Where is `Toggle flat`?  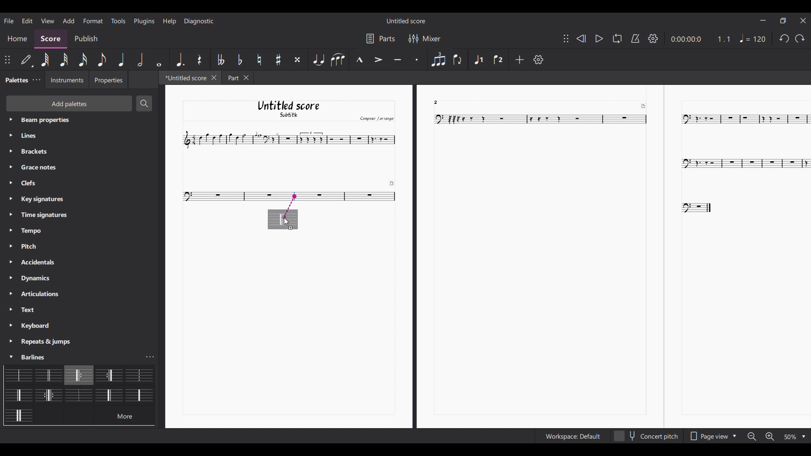
Toggle flat is located at coordinates (240, 60).